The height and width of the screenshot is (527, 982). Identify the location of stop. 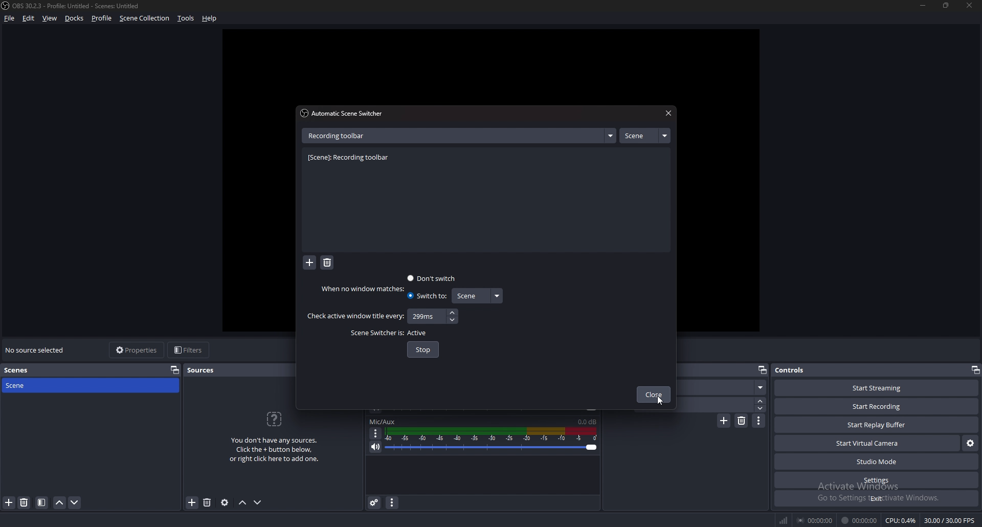
(423, 349).